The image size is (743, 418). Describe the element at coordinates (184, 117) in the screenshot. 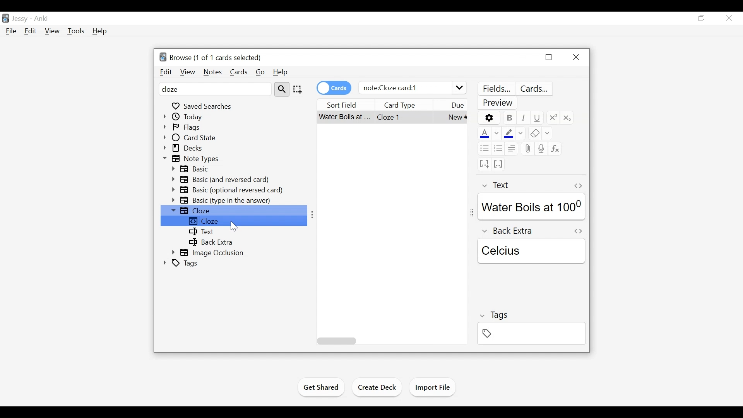

I see `Today` at that location.